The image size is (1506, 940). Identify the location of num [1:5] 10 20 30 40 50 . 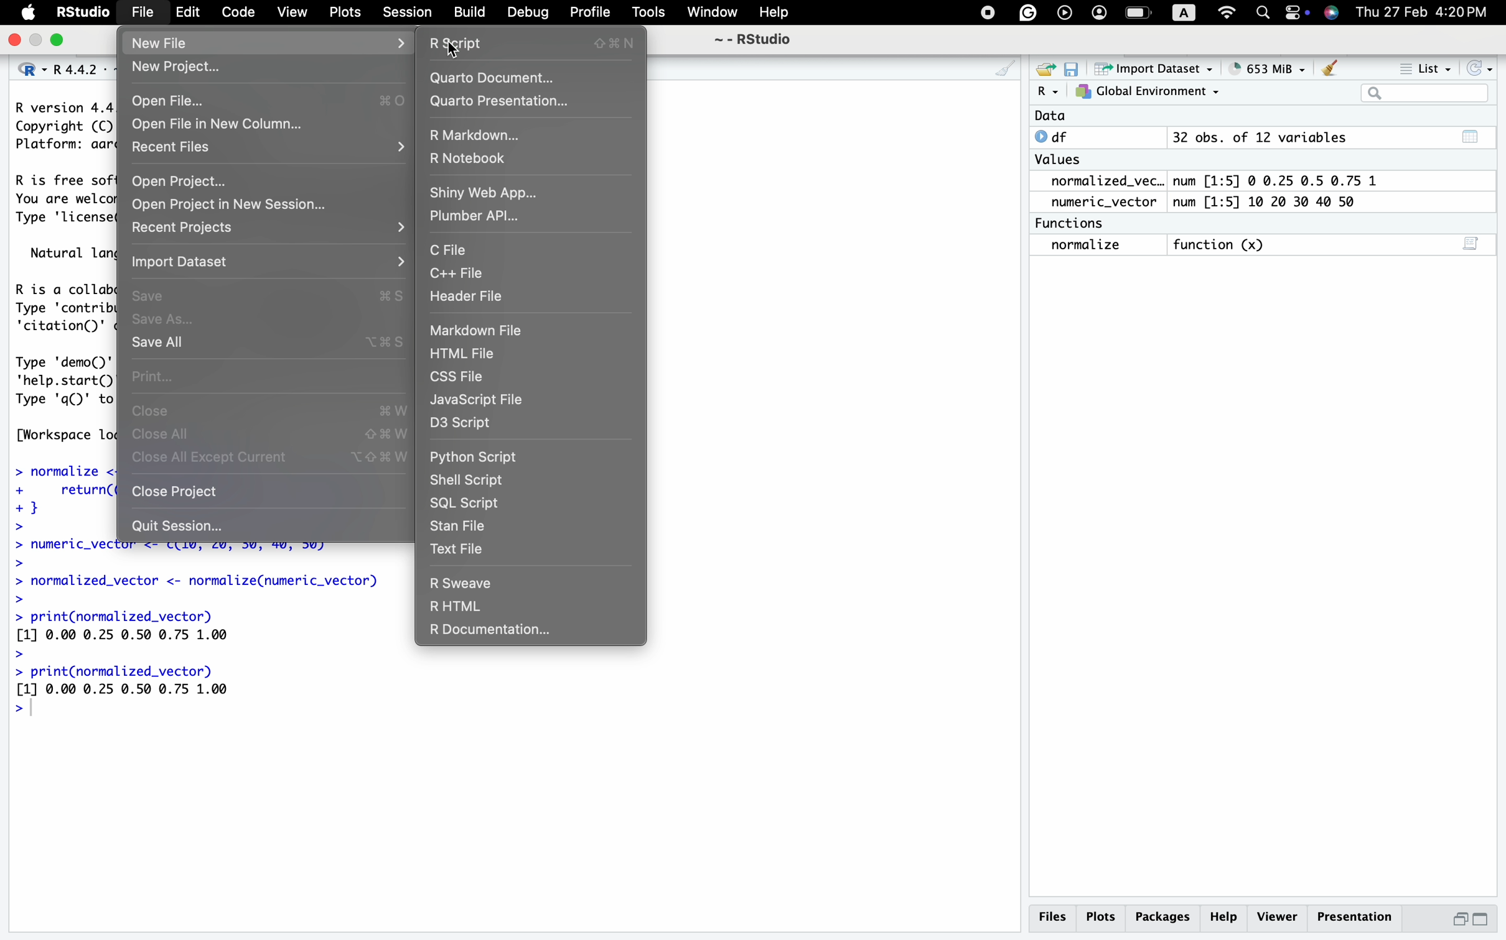
(1270, 203).